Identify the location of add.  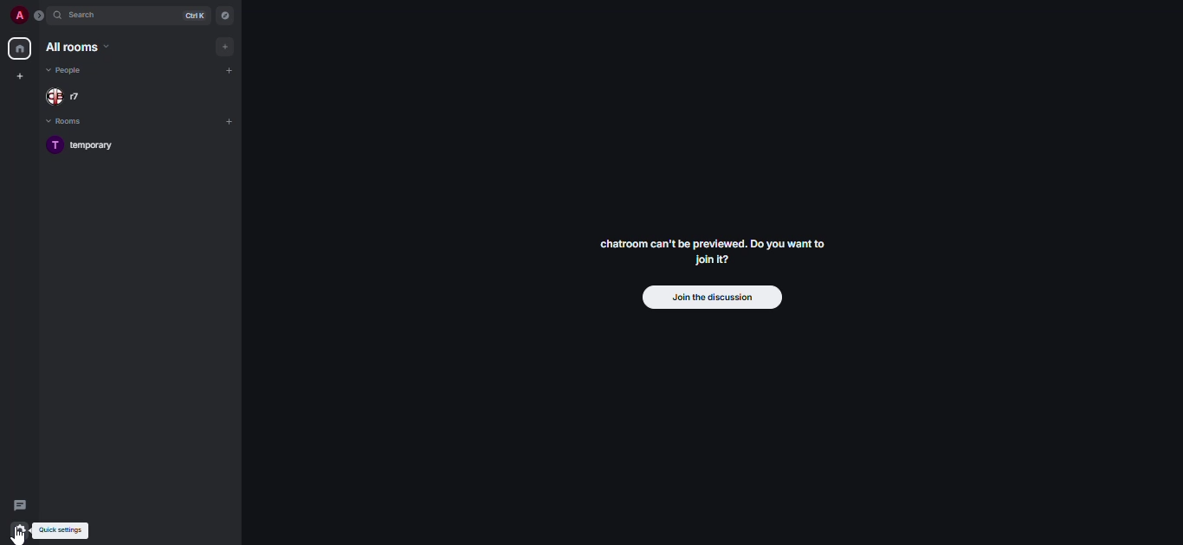
(223, 47).